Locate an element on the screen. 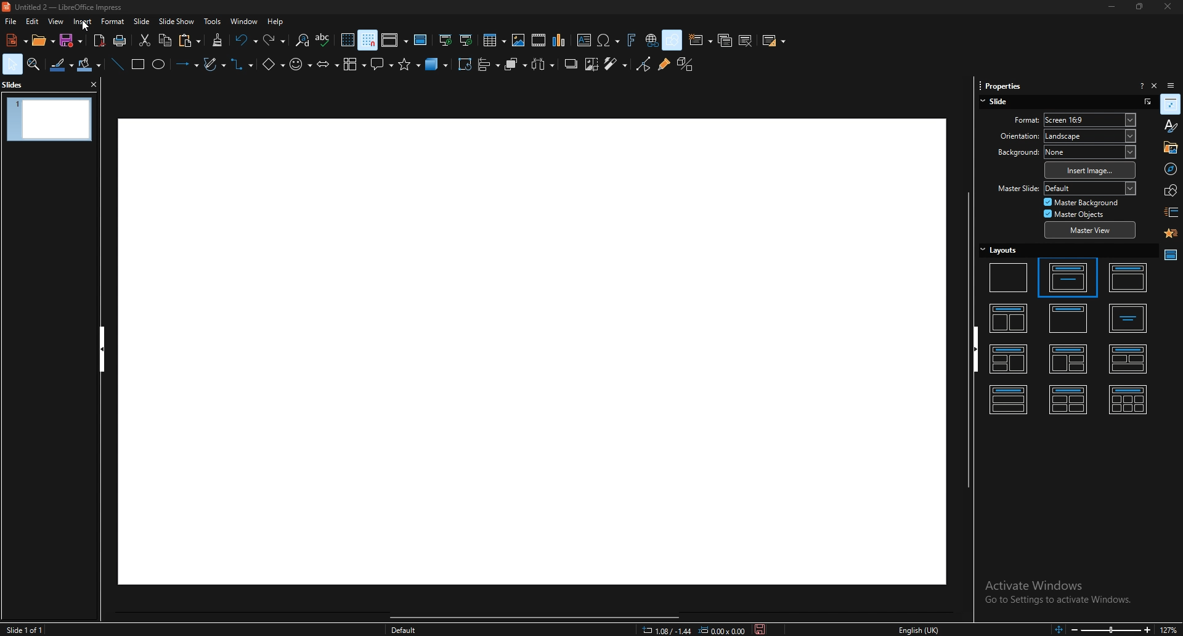  format is located at coordinates (1012, 119).